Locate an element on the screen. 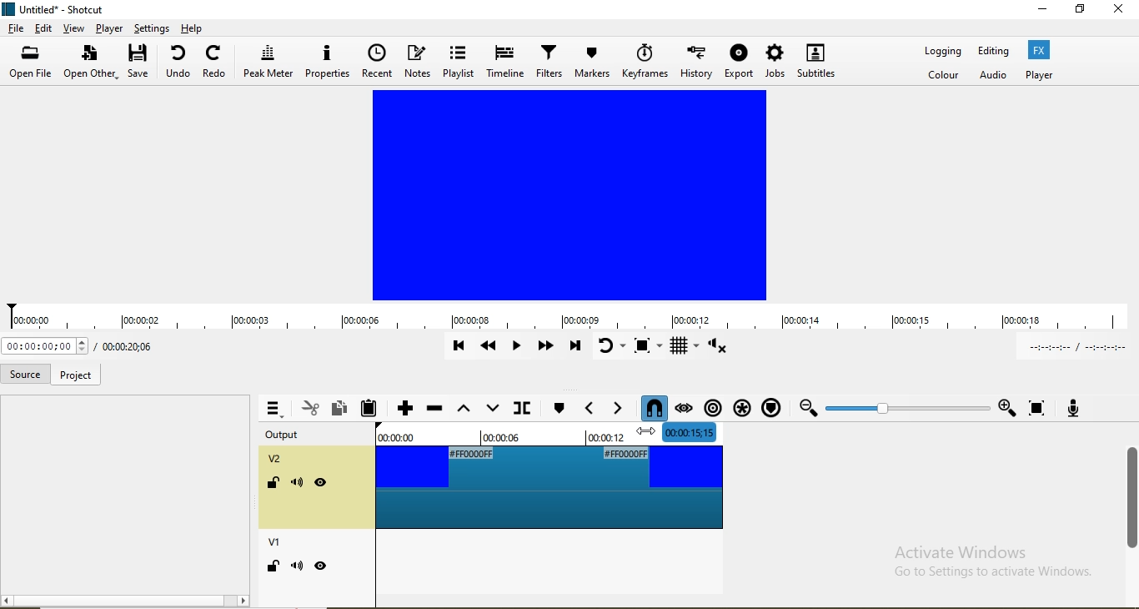 The image size is (1139, 609). hide is located at coordinates (322, 566).